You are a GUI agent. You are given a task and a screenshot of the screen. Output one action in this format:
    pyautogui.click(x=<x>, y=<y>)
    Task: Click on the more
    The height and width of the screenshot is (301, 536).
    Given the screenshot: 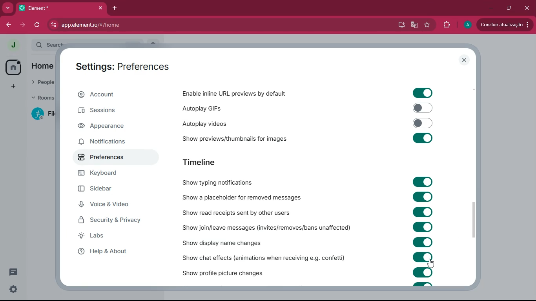 What is the action you would take?
    pyautogui.click(x=13, y=85)
    